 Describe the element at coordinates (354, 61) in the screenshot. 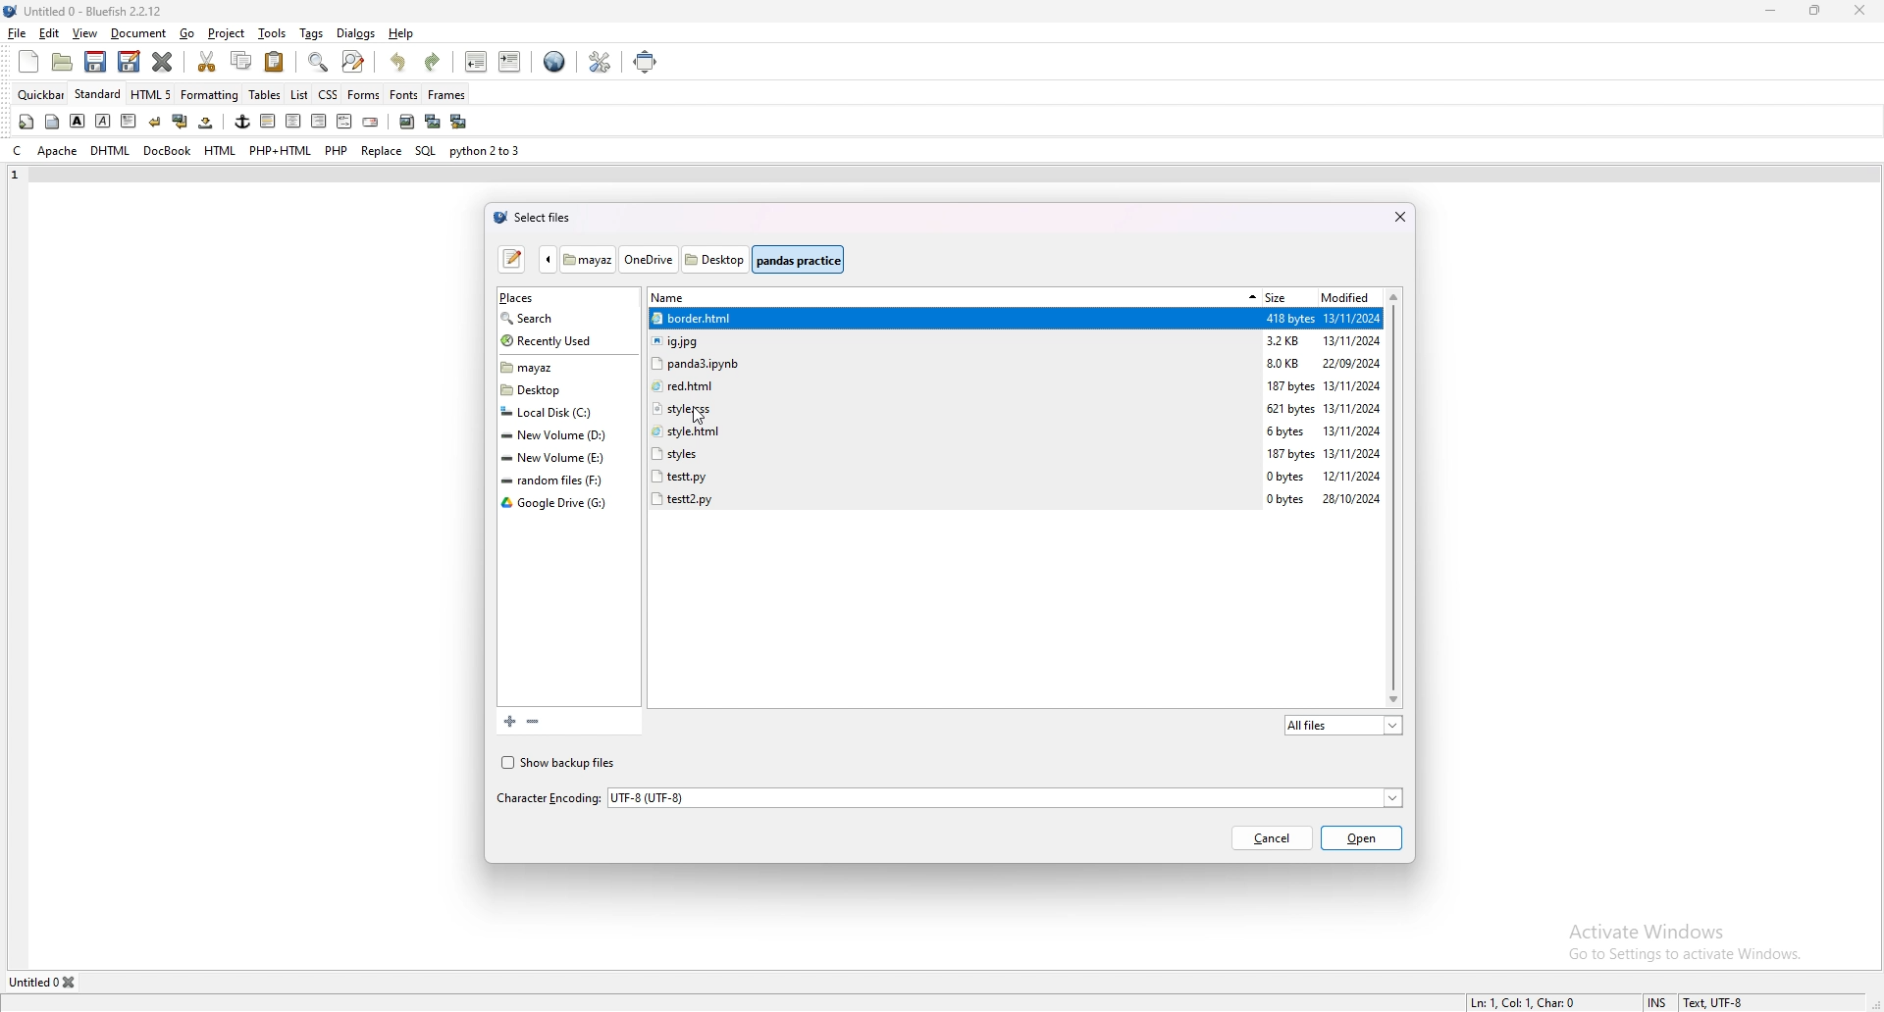

I see `advanced find and replace` at that location.